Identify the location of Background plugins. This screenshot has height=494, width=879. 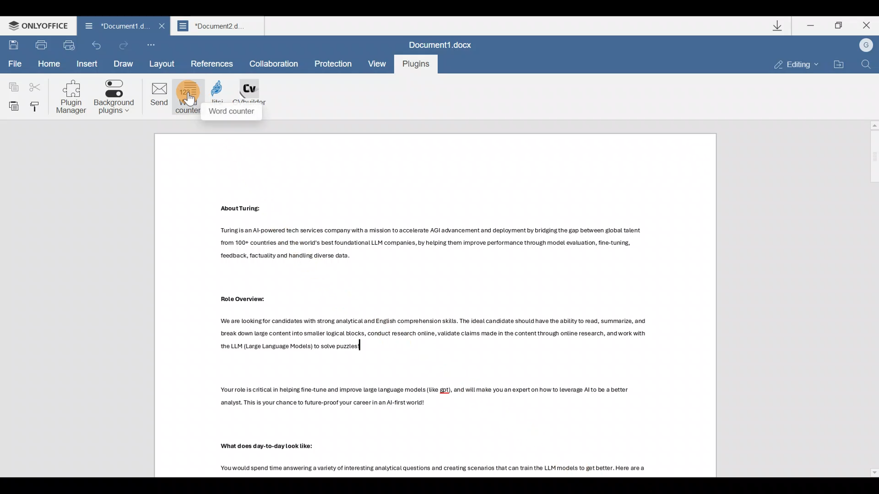
(116, 97).